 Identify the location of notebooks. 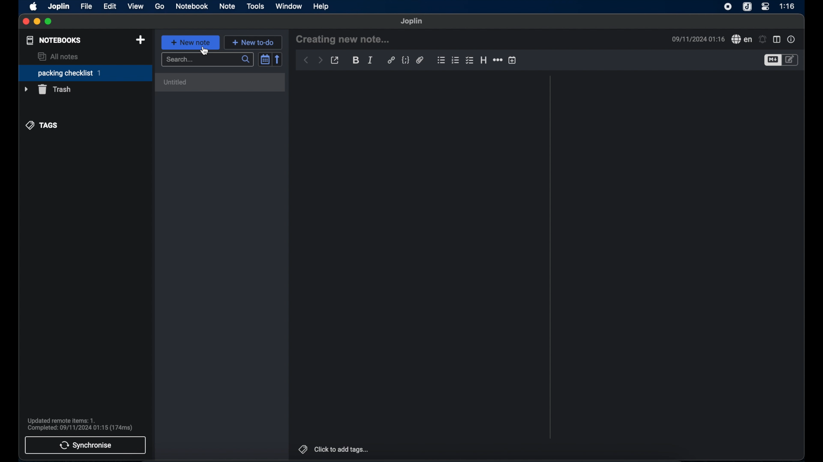
(54, 40).